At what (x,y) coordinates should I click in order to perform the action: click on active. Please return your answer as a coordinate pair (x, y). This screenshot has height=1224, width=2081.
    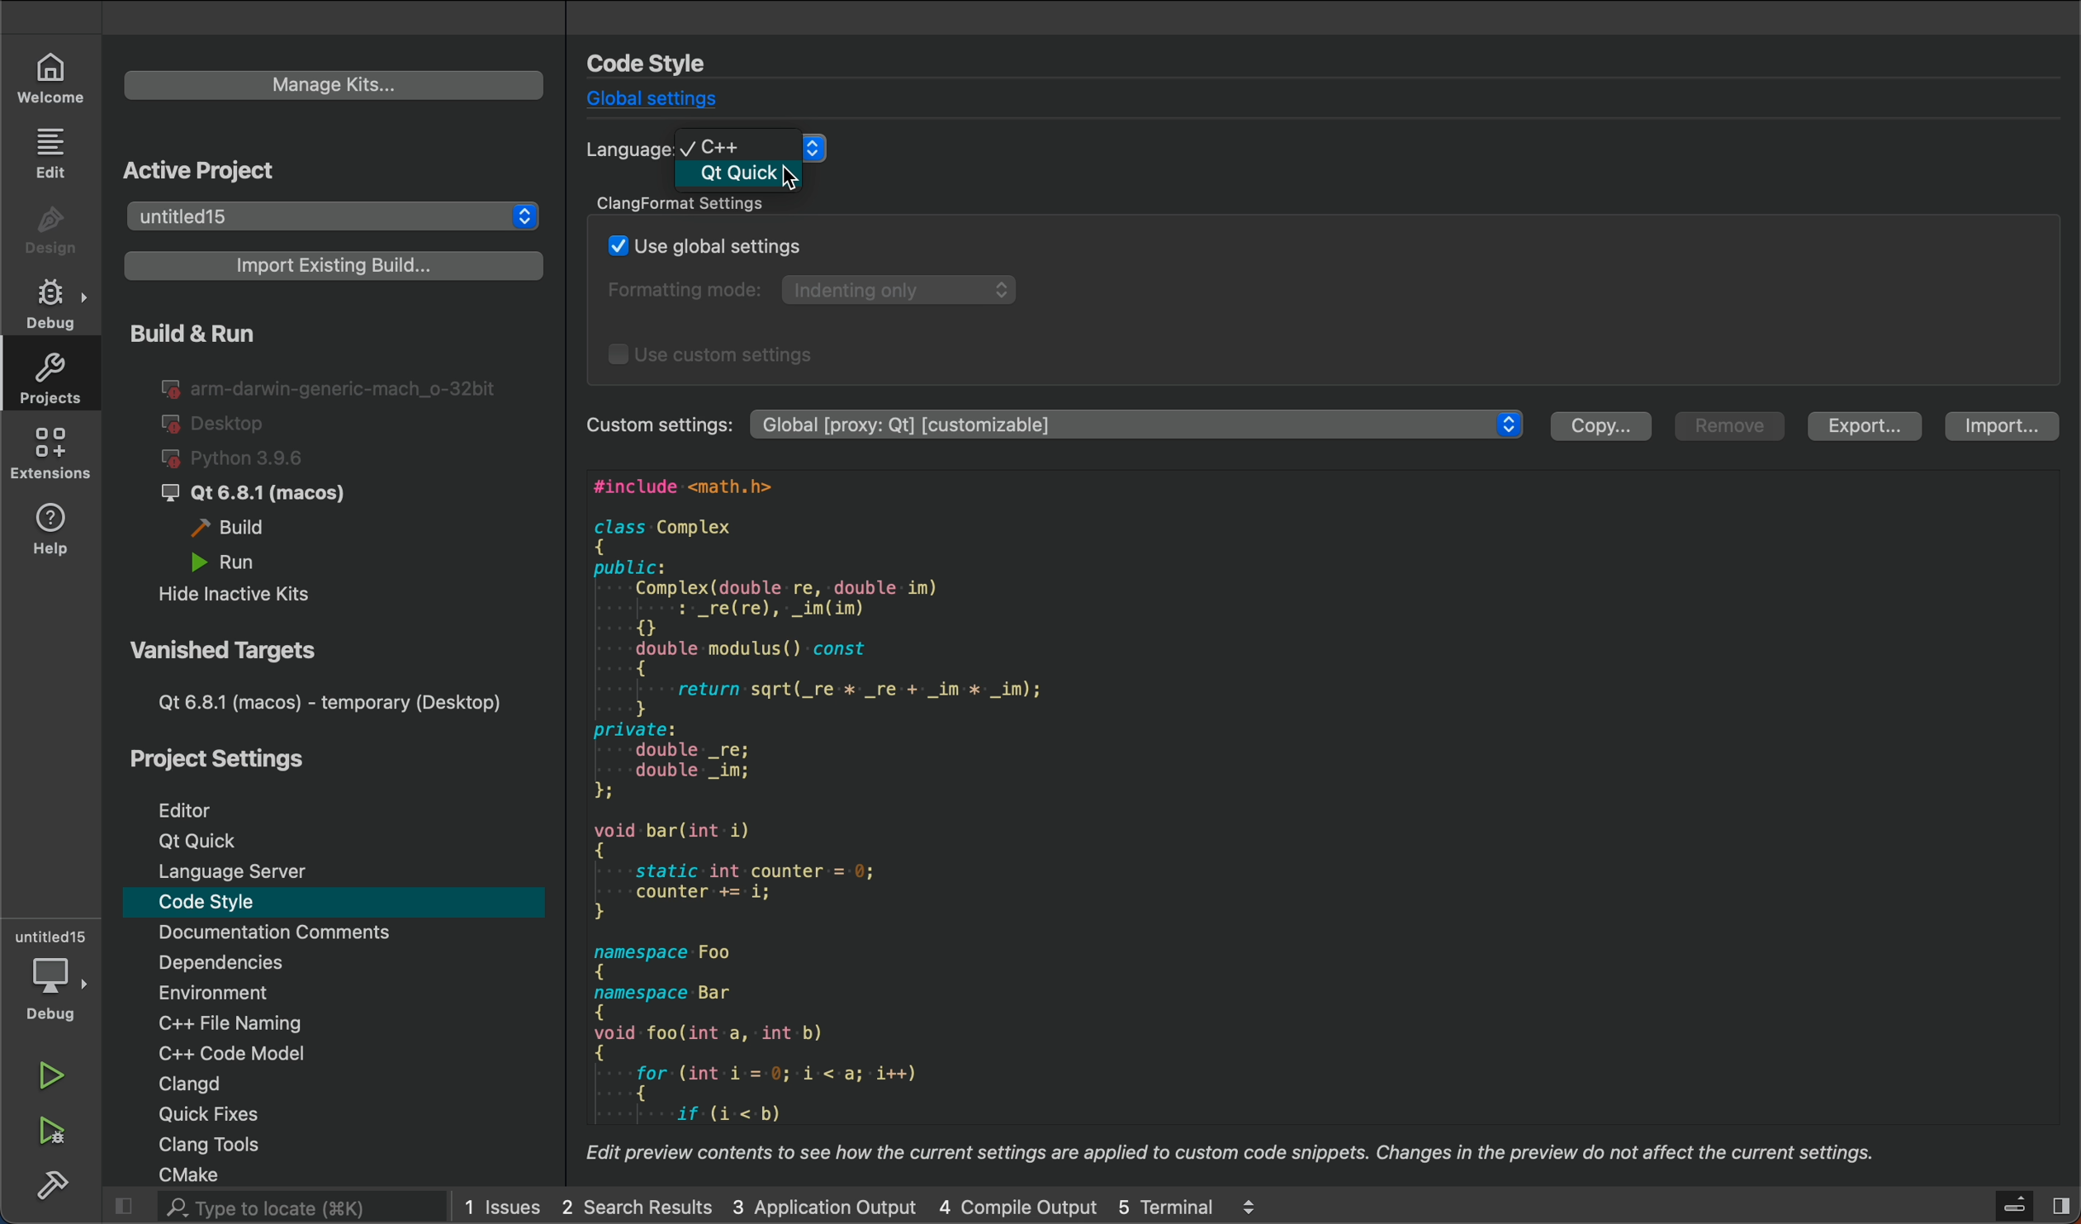
    Looking at the image, I should click on (207, 168).